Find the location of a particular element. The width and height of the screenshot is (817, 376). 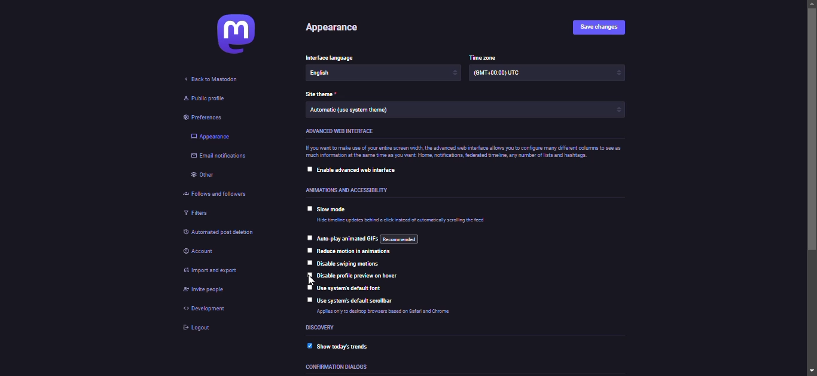

save changes is located at coordinates (596, 27).